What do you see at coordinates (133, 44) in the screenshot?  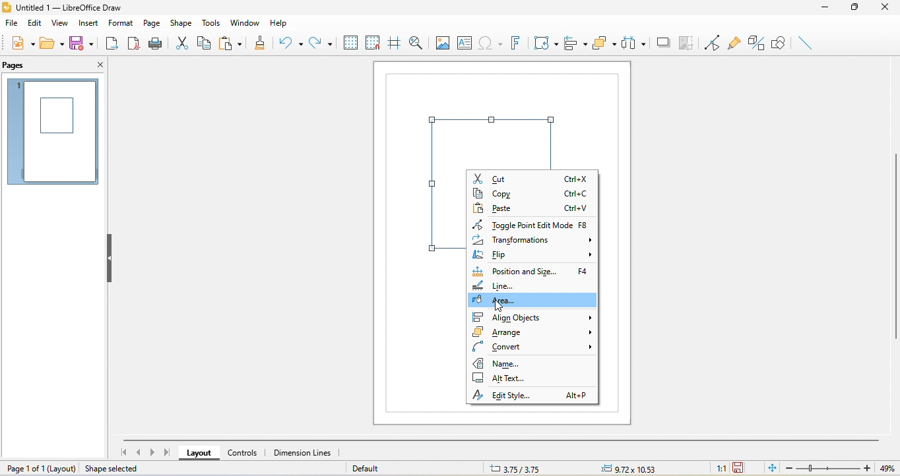 I see `export directly as pdf` at bounding box center [133, 44].